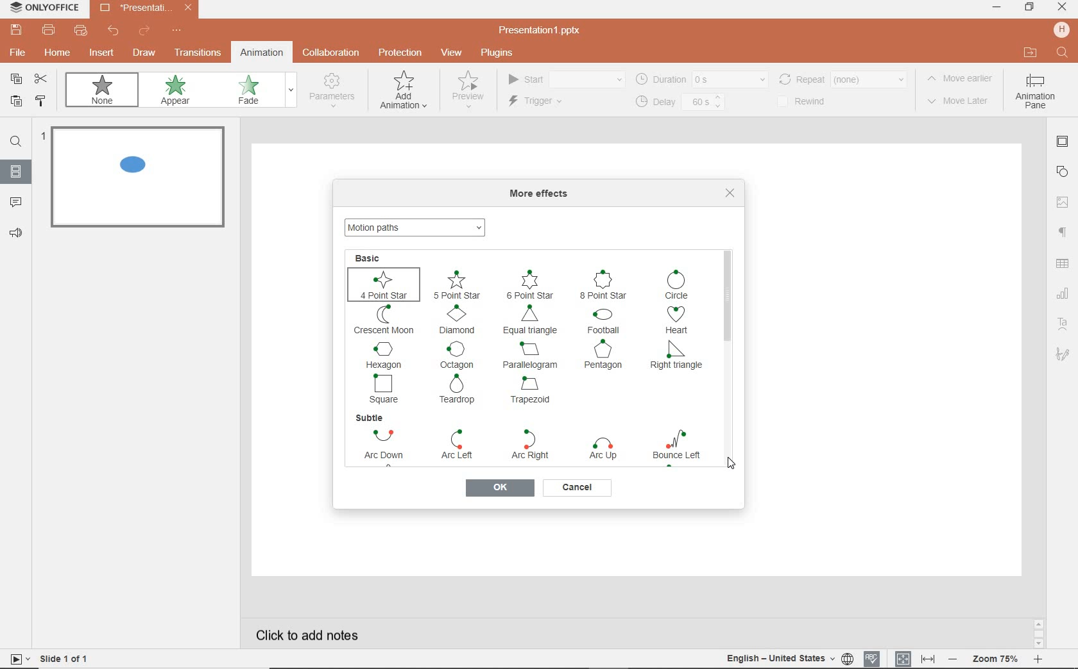 The height and width of the screenshot is (669, 1078). What do you see at coordinates (456, 446) in the screenshot?
I see `ARC LEFT` at bounding box center [456, 446].